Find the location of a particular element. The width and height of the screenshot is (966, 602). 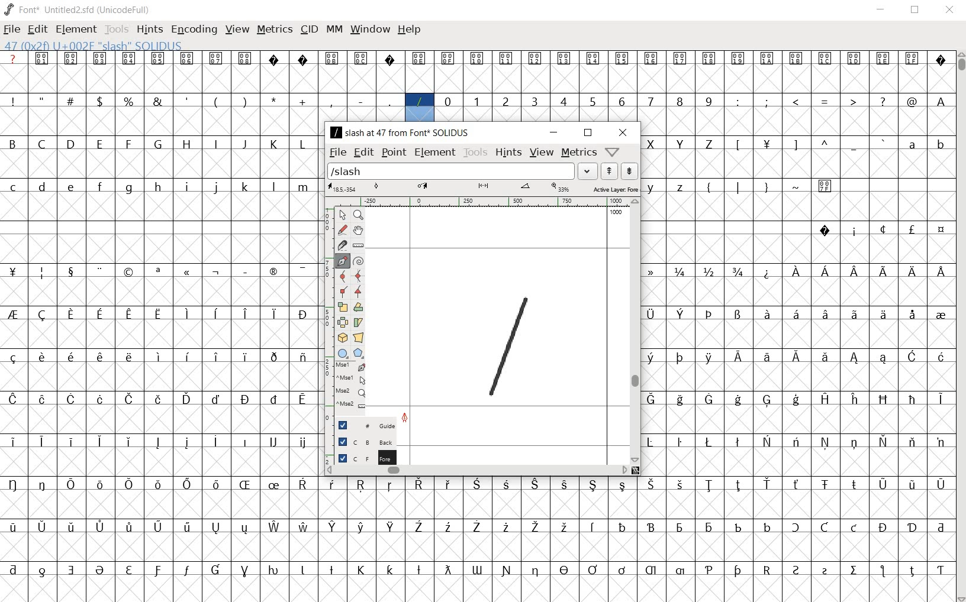

special letters is located at coordinates (163, 442).